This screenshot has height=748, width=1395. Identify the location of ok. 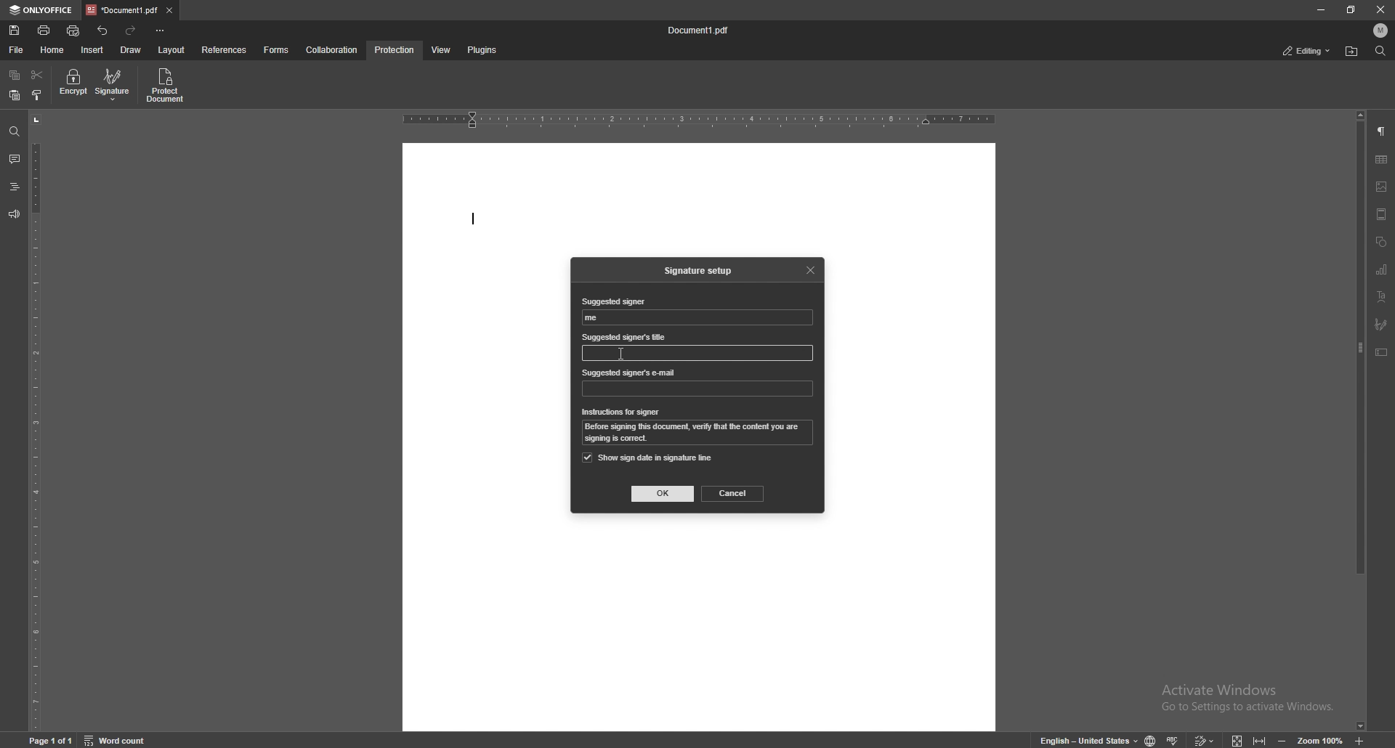
(663, 494).